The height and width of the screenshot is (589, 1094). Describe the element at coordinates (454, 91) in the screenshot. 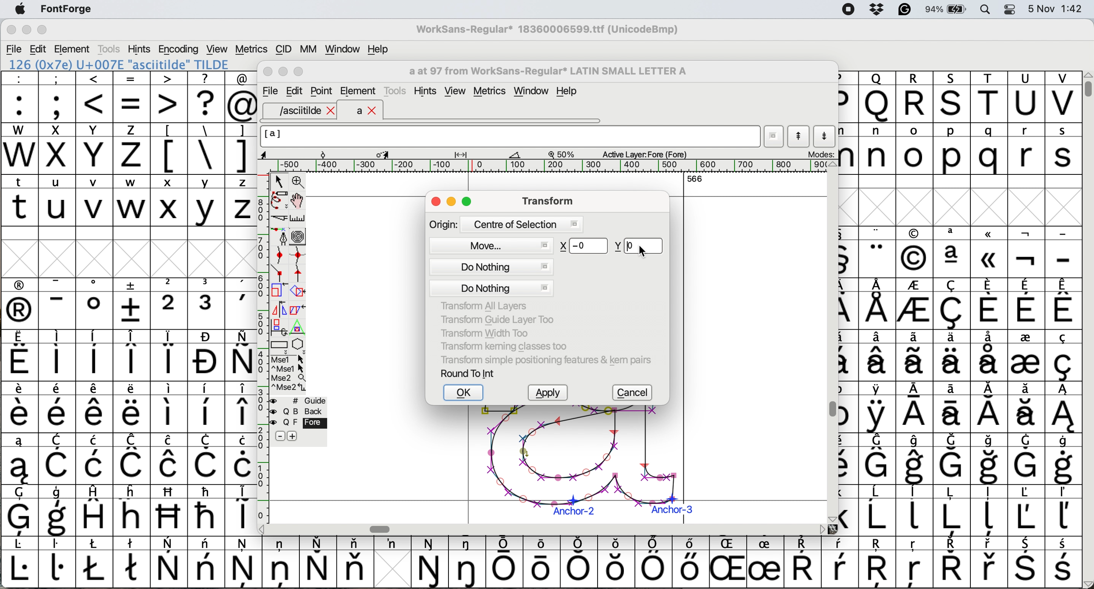

I see `view` at that location.